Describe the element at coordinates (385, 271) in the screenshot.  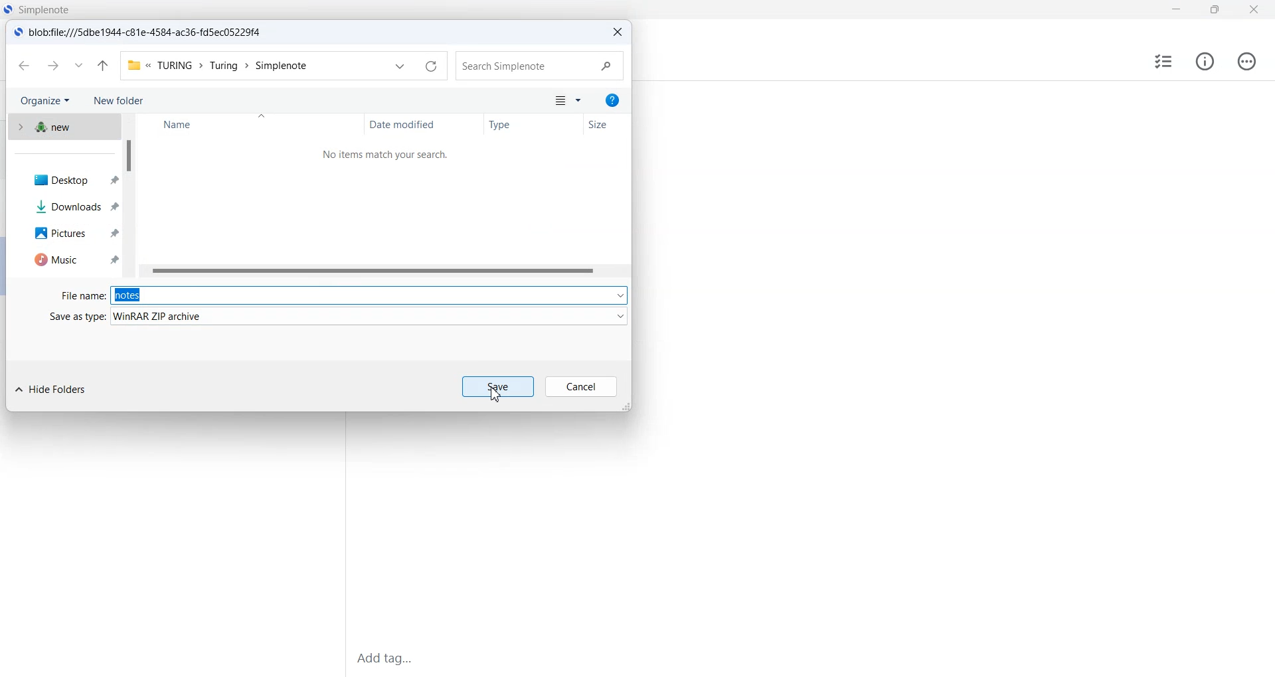
I see `Horizontal scroll bar` at that location.